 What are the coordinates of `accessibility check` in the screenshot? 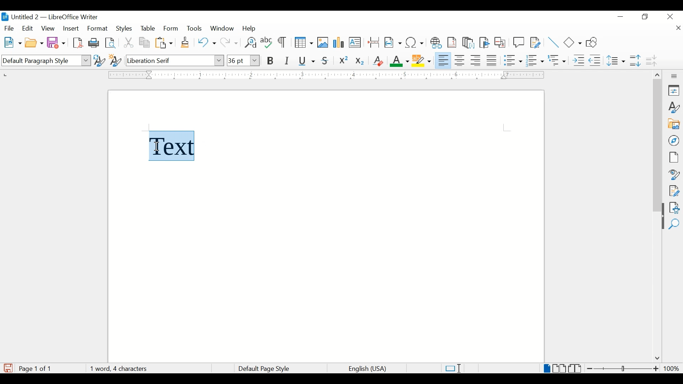 It's located at (674, 208).